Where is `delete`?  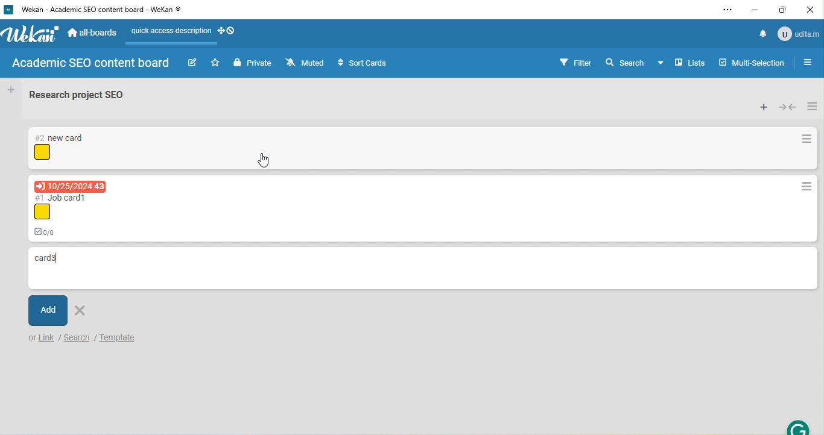 delete is located at coordinates (83, 309).